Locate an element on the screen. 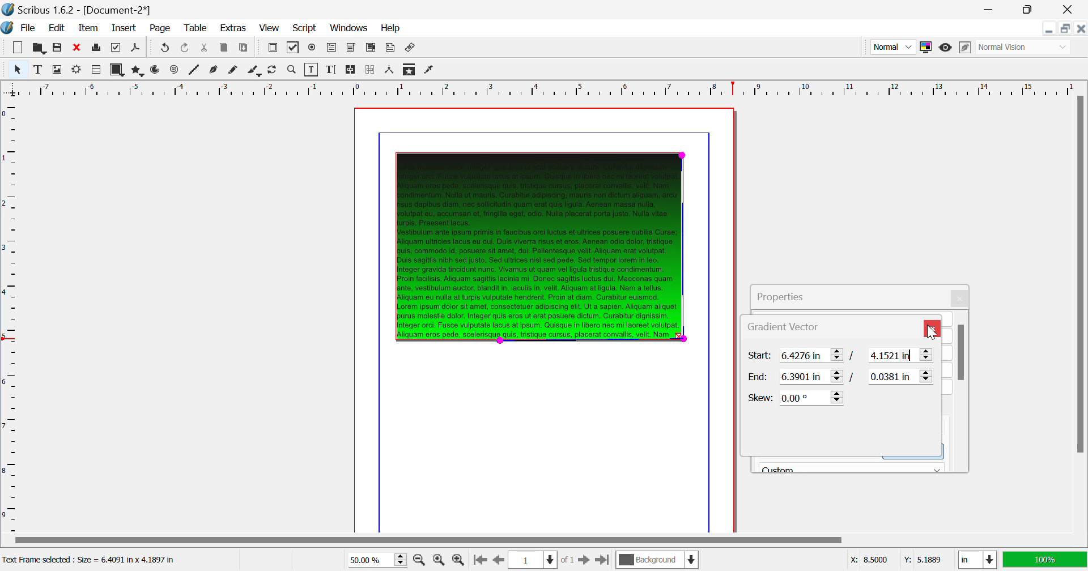 The width and height of the screenshot is (1088, 571). Scroll Bar is located at coordinates (543, 541).